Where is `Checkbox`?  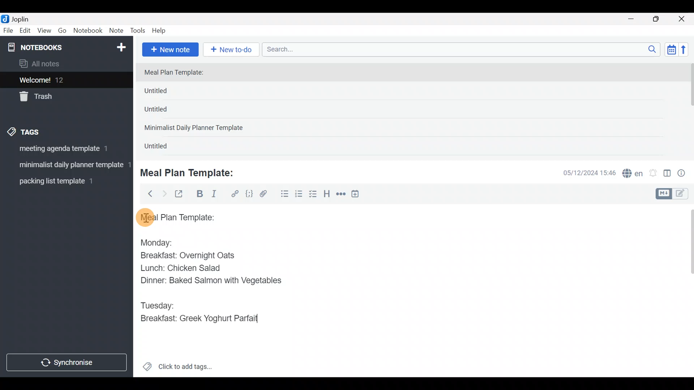 Checkbox is located at coordinates (314, 195).